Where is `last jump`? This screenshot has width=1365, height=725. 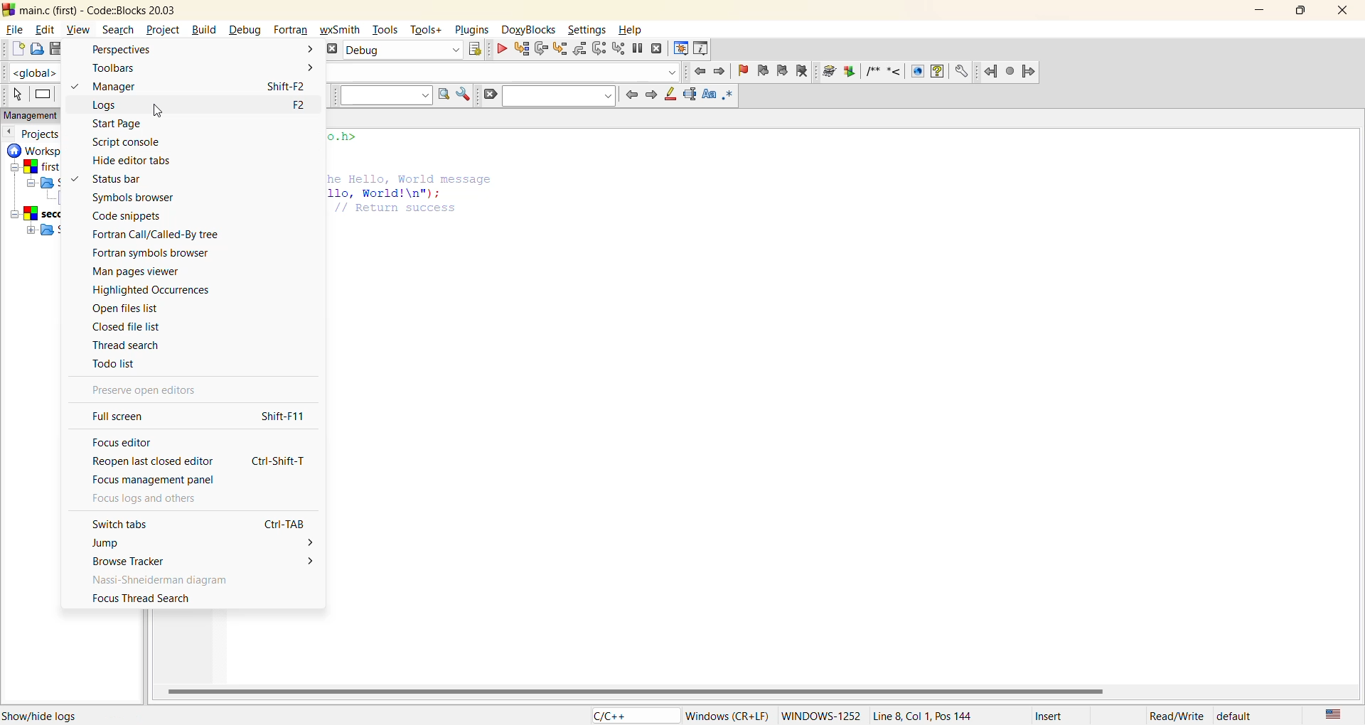
last jump is located at coordinates (1010, 70).